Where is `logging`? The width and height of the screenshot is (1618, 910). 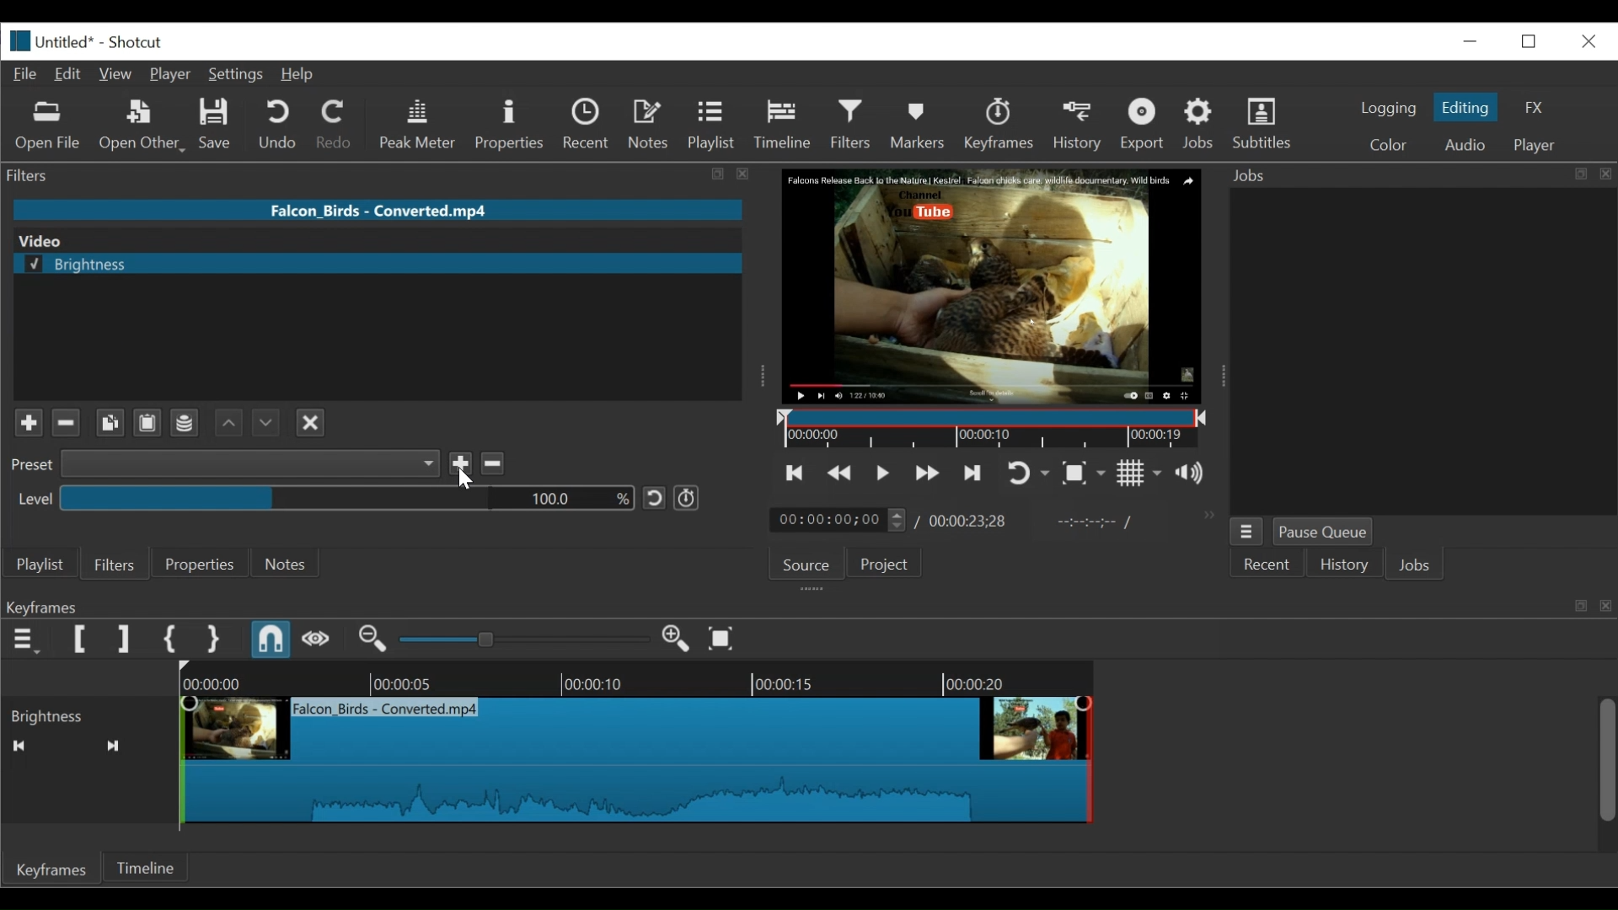 logging is located at coordinates (1387, 110).